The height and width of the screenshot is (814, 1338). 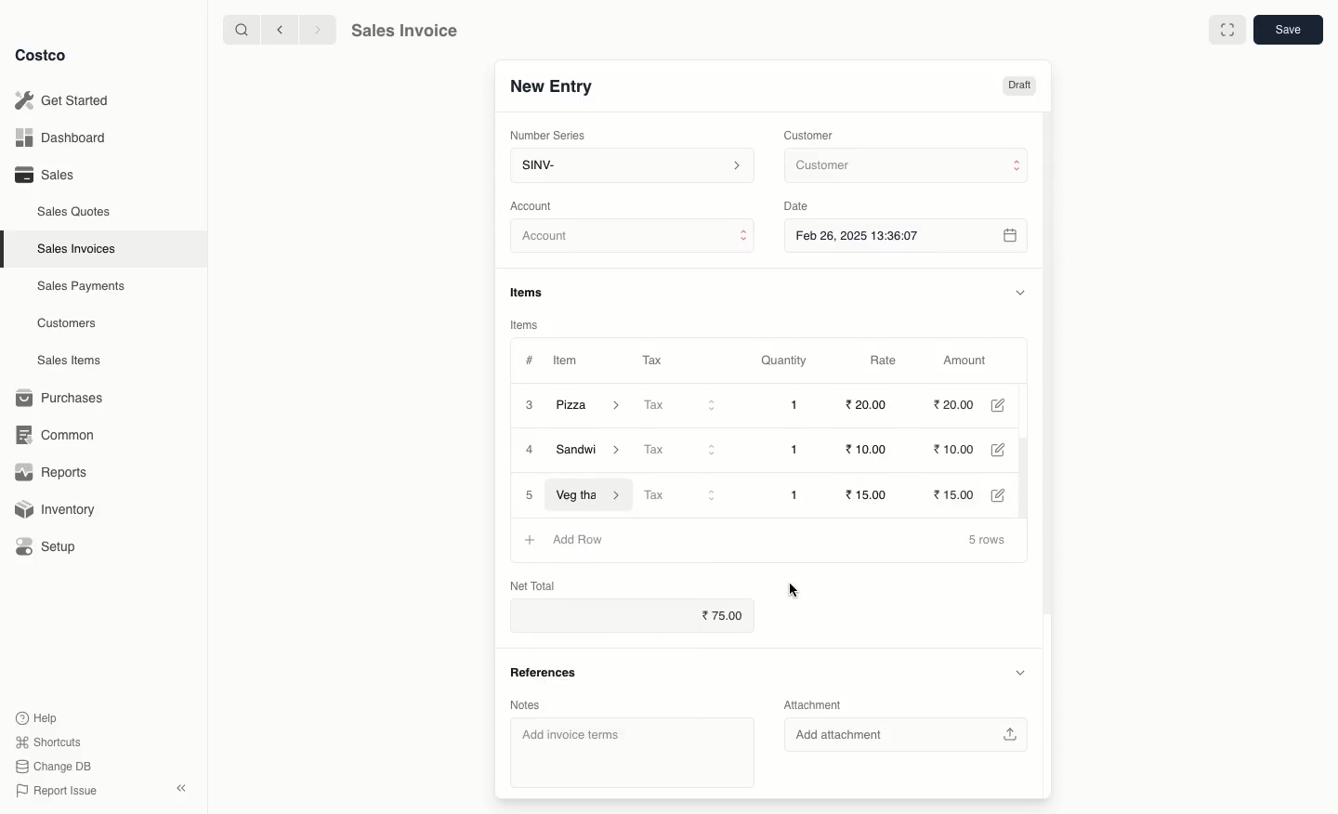 I want to click on References, so click(x=543, y=670).